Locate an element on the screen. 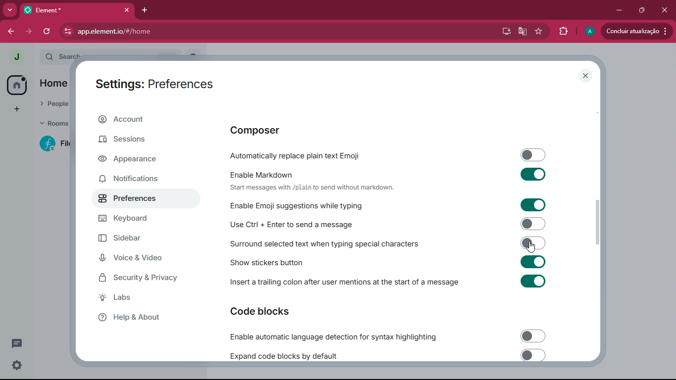  Enable Emoji suggestions while typing is located at coordinates (392, 204).